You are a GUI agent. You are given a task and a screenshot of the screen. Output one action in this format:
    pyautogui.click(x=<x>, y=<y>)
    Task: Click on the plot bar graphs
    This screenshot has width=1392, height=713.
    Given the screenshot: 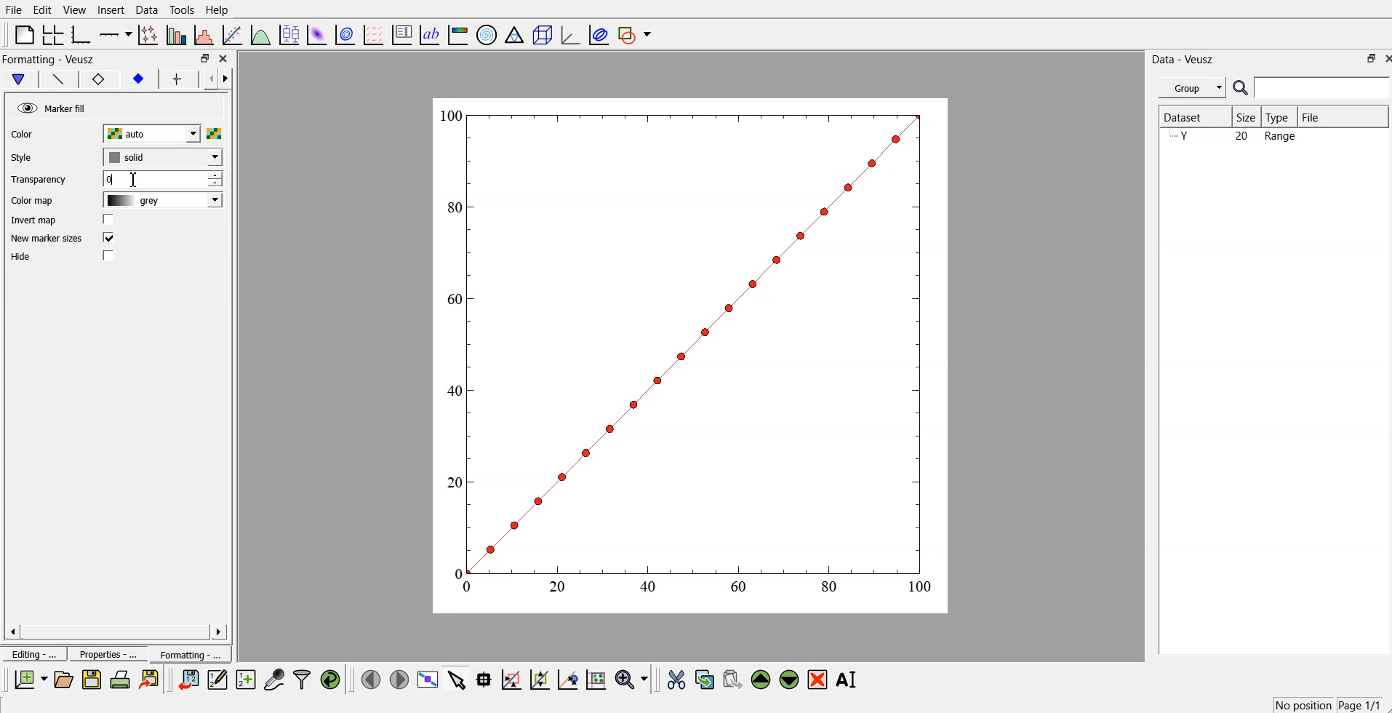 What is the action you would take?
    pyautogui.click(x=177, y=35)
    